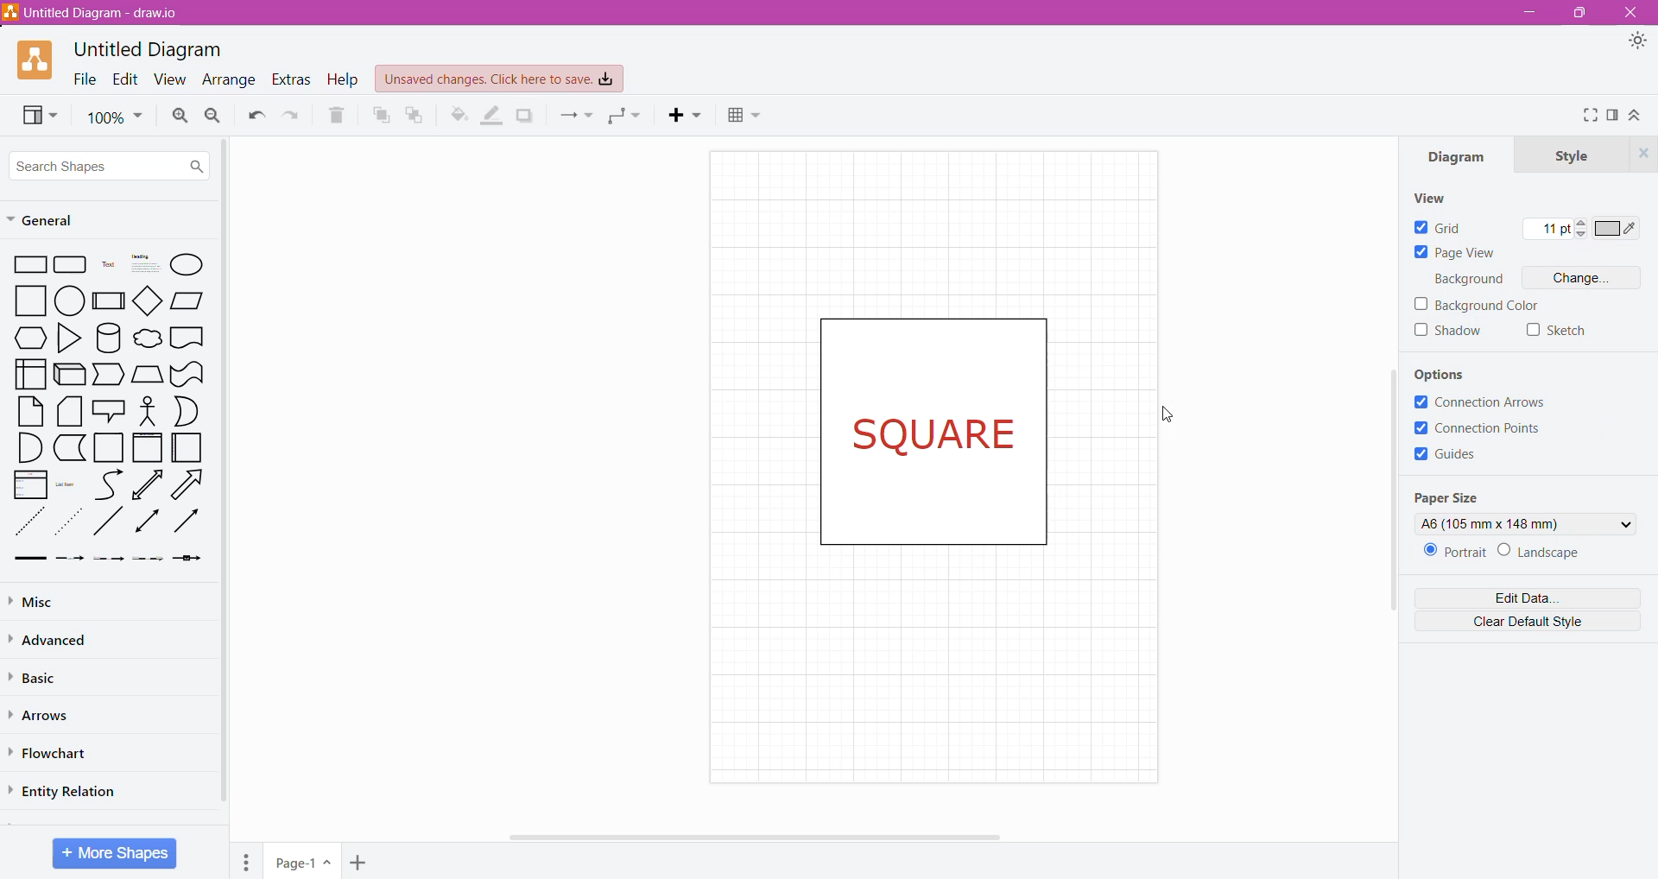 The height and width of the screenshot is (879, 1658). What do you see at coordinates (144, 263) in the screenshot?
I see `Heading` at bounding box center [144, 263].